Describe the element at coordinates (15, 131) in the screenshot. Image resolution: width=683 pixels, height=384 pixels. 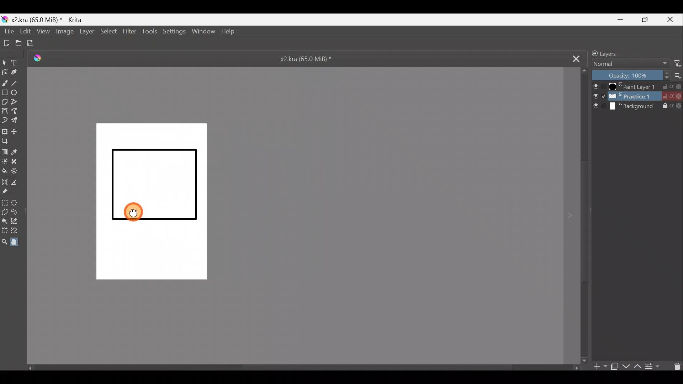
I see `Move a layer` at that location.